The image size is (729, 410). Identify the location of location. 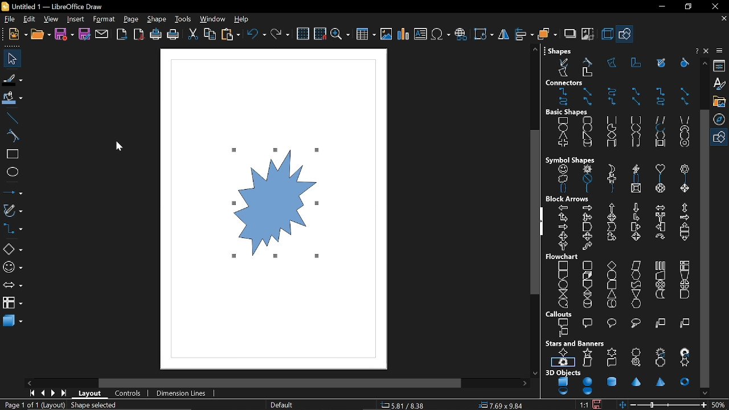
(502, 405).